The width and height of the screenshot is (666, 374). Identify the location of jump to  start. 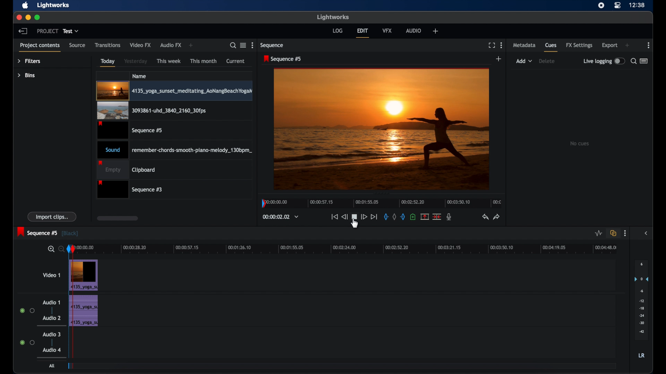
(334, 217).